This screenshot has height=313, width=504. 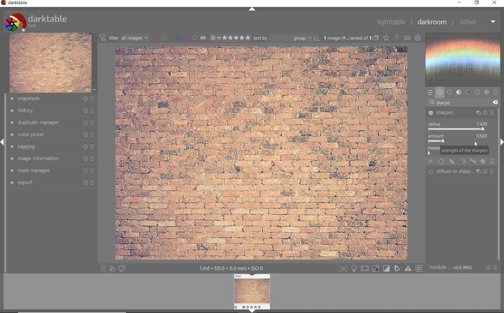 I want to click on change type of overlay, so click(x=386, y=37).